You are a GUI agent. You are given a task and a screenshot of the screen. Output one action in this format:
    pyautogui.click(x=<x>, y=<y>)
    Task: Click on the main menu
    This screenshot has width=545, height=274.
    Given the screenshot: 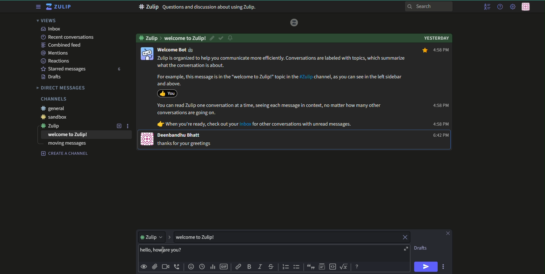 What is the action you would take?
    pyautogui.click(x=512, y=7)
    